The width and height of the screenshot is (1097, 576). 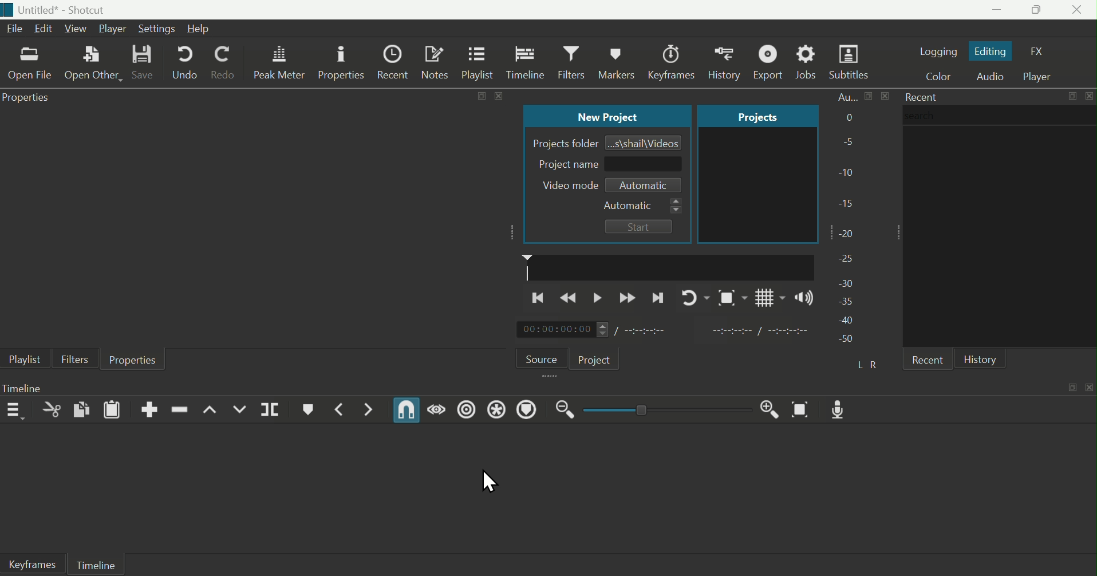 I want to click on Color, so click(x=935, y=77).